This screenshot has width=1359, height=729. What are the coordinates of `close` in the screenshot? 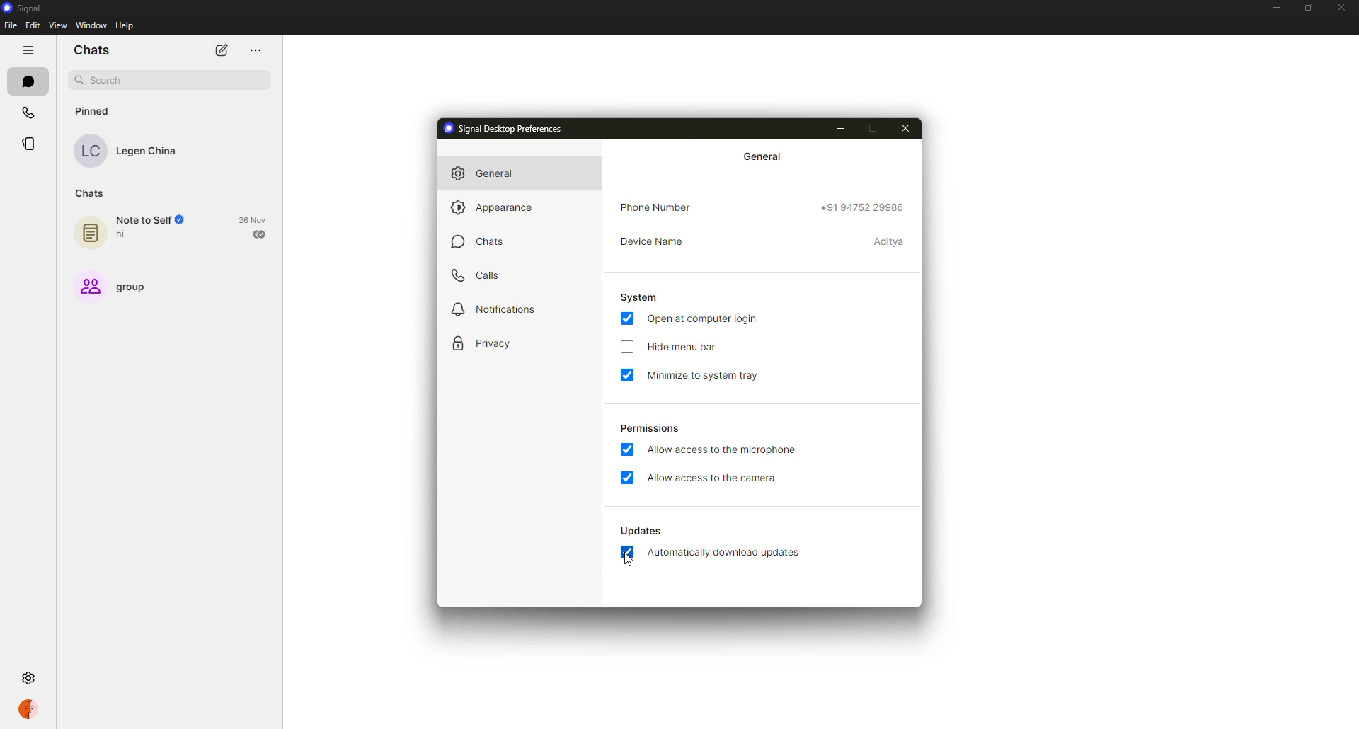 It's located at (905, 129).